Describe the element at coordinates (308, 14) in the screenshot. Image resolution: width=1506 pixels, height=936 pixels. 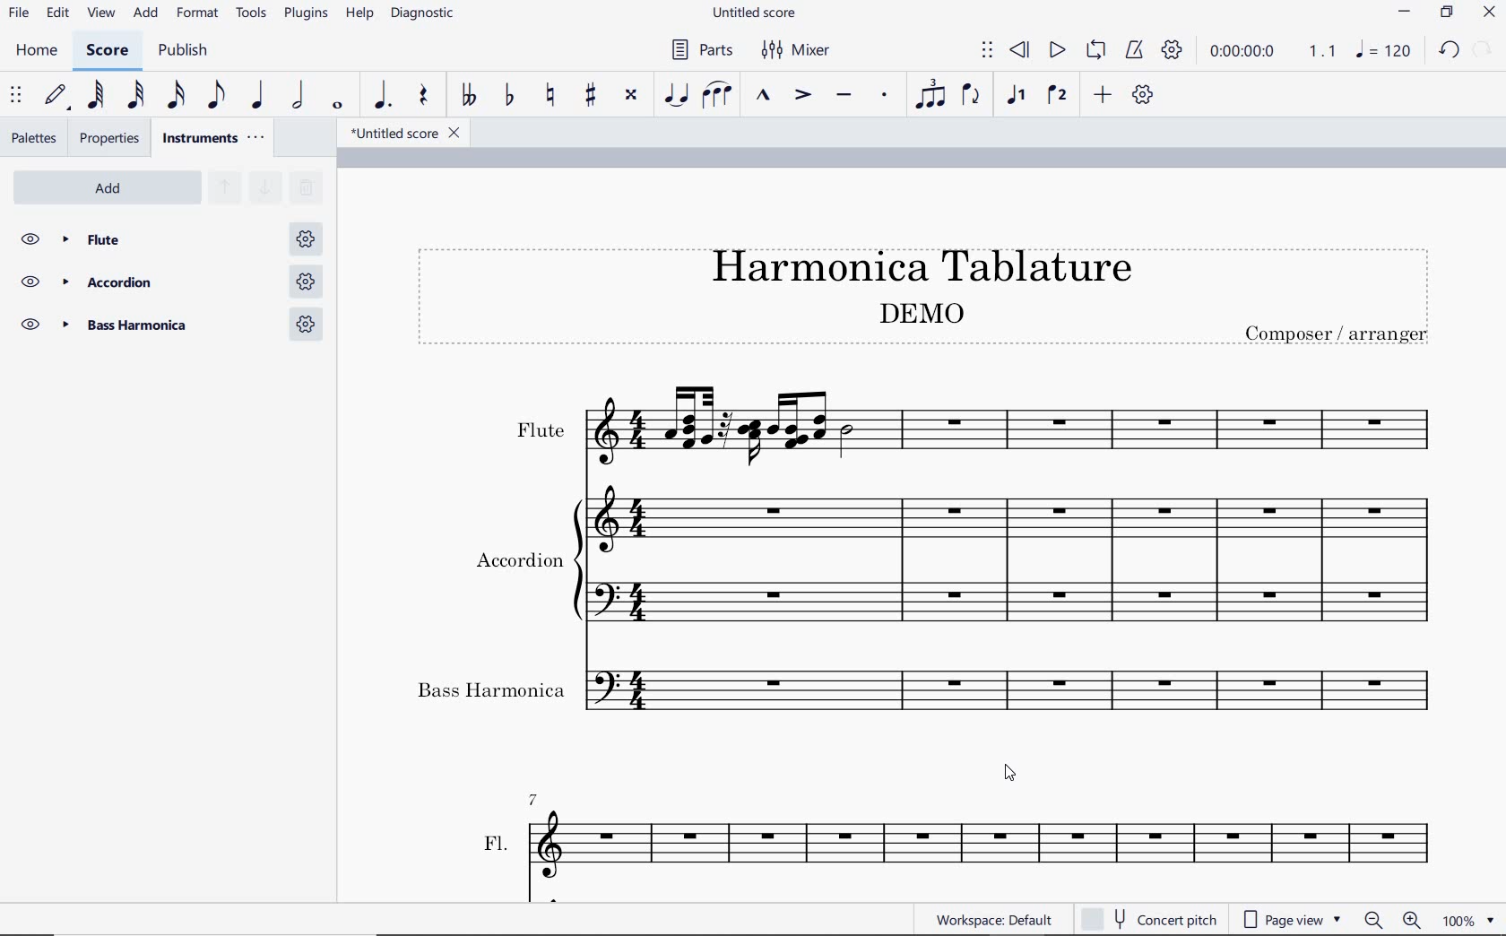
I see `PLUGINS` at that location.